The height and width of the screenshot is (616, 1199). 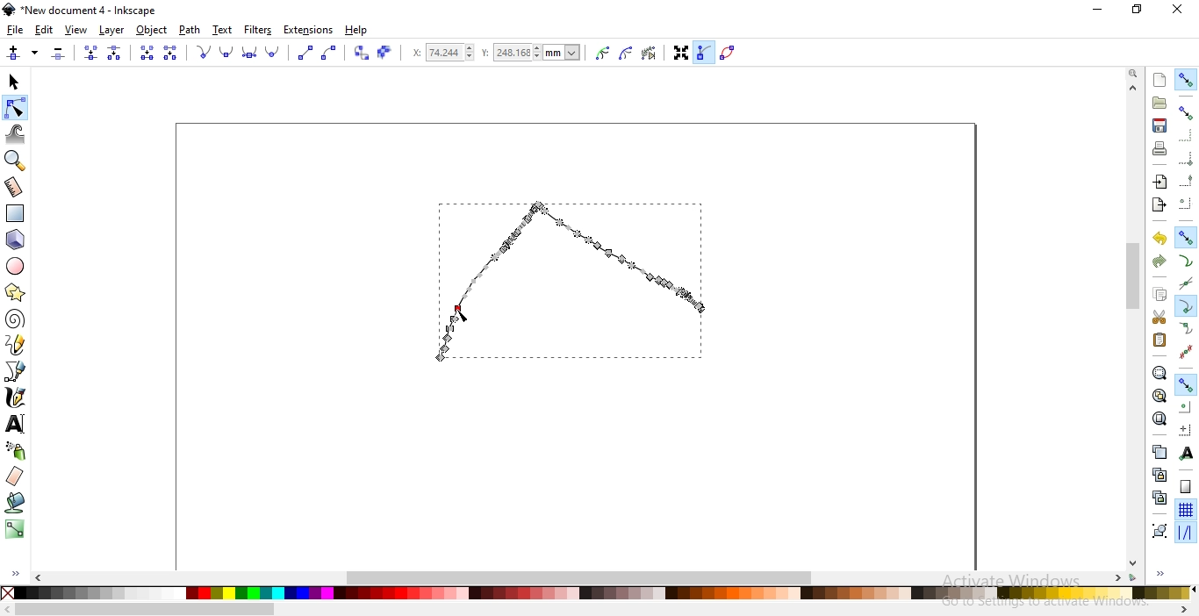 What do you see at coordinates (1183, 533) in the screenshot?
I see `snap guides` at bounding box center [1183, 533].